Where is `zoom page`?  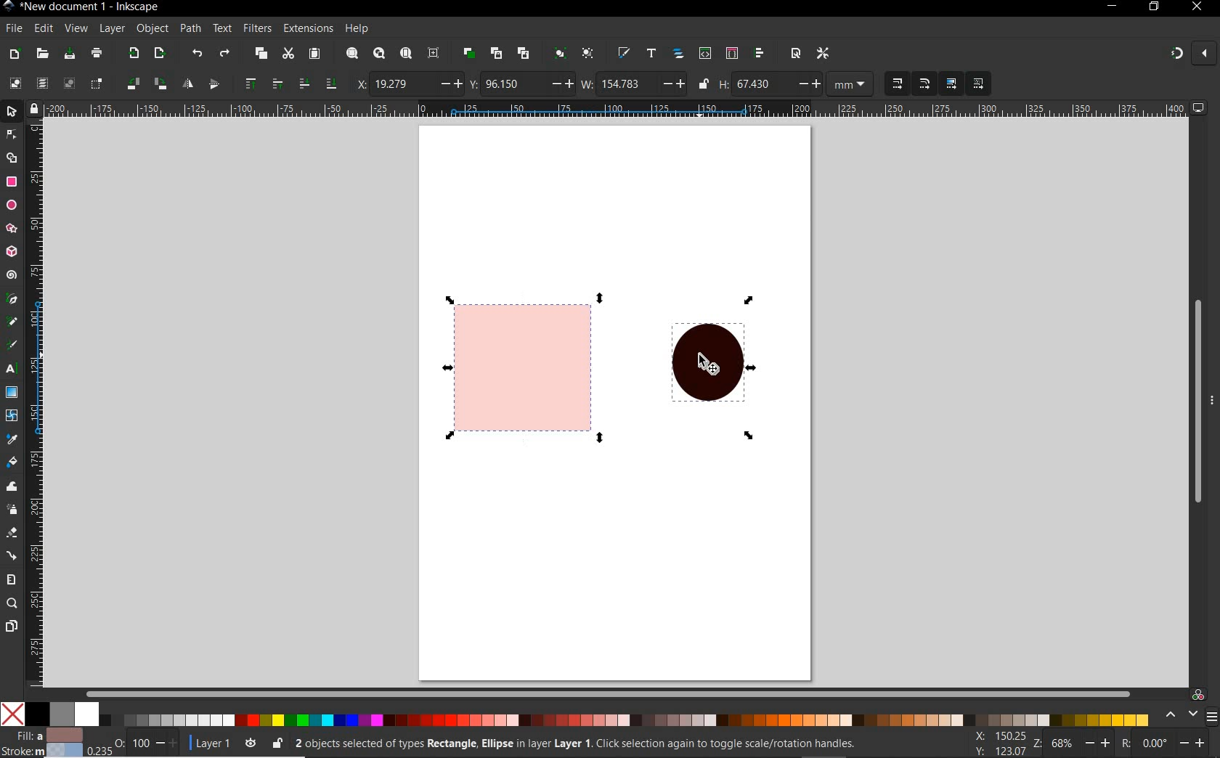
zoom page is located at coordinates (406, 52).